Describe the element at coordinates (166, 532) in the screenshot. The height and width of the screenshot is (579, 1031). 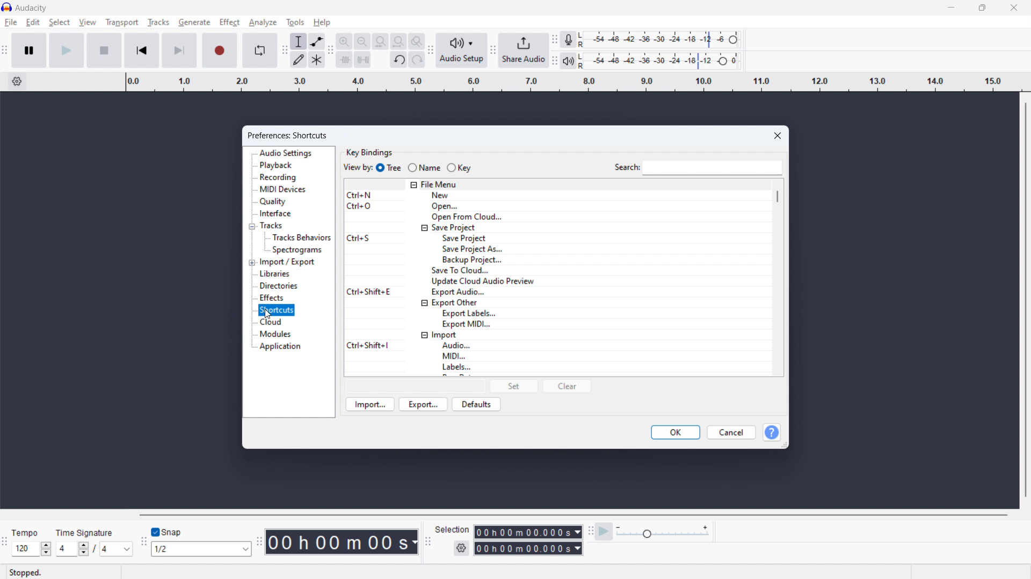
I see `toggle snap` at that location.